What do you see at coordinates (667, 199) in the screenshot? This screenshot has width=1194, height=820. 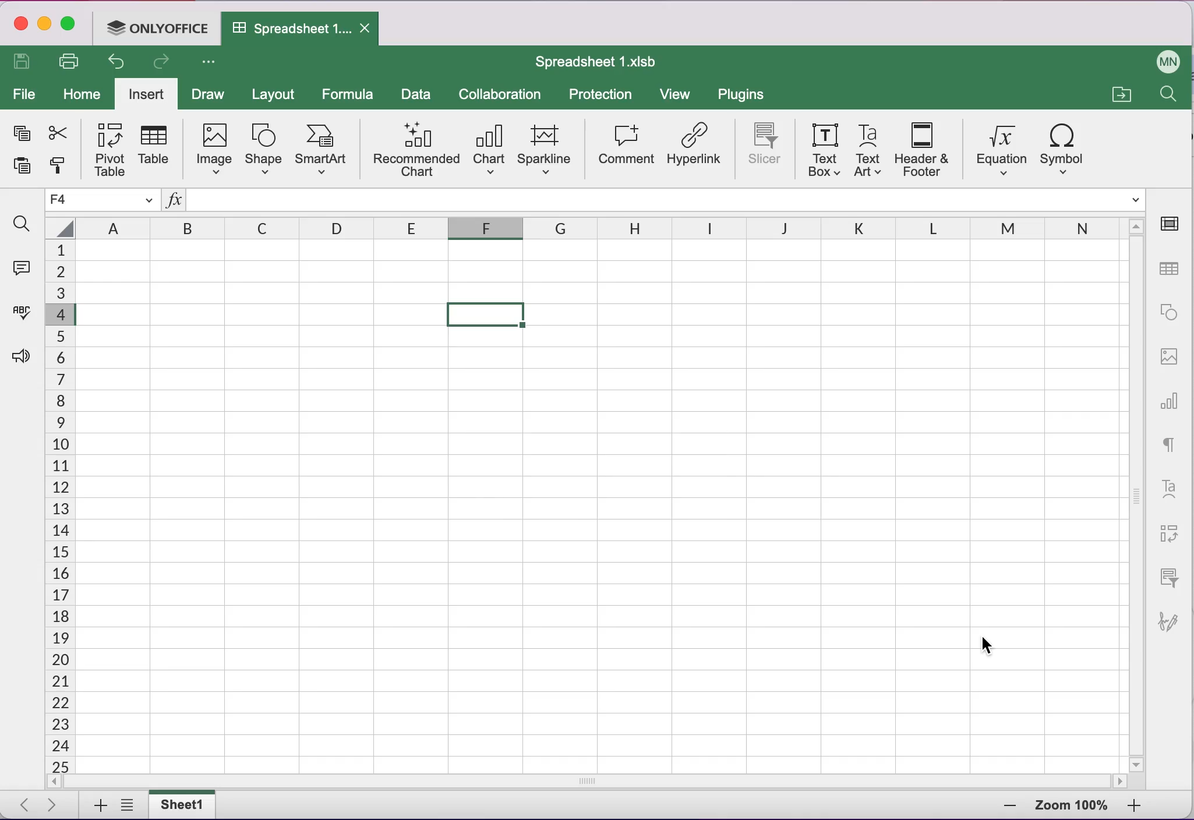 I see `formula bar` at bounding box center [667, 199].